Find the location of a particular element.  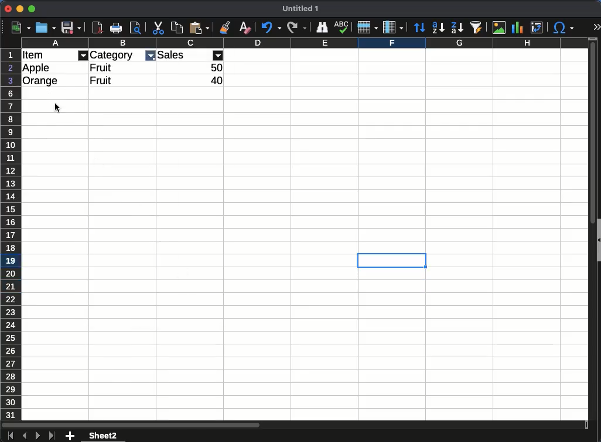

row is located at coordinates (366, 29).